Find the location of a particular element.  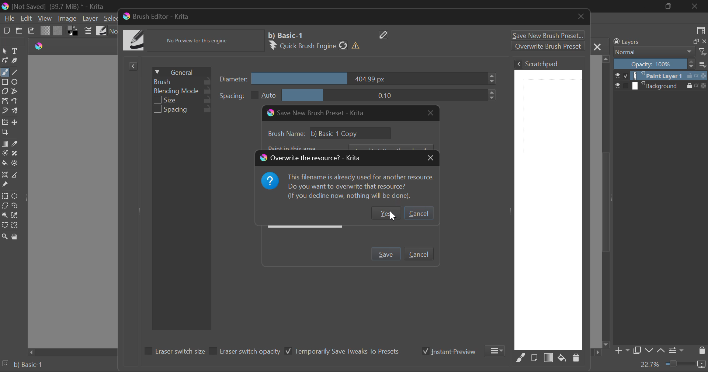

Fill Gradient is located at coordinates (5, 144).